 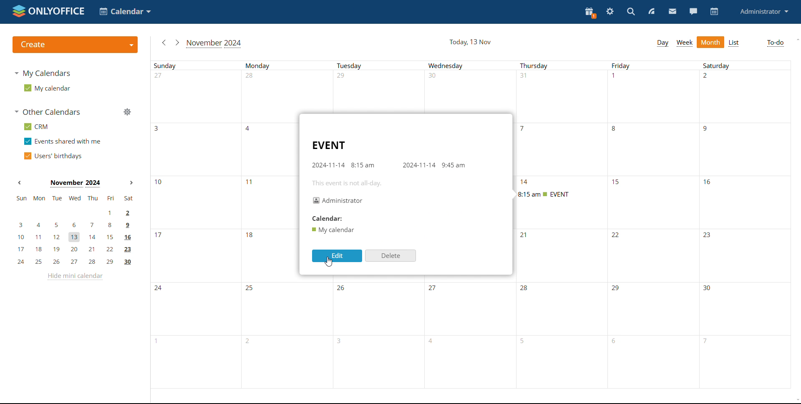 What do you see at coordinates (35, 127) in the screenshot?
I see `crm` at bounding box center [35, 127].